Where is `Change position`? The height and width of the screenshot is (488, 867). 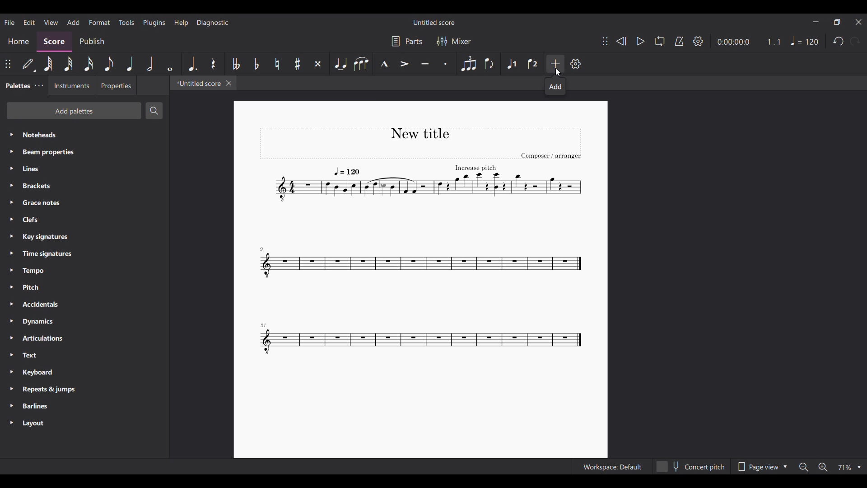 Change position is located at coordinates (605, 41).